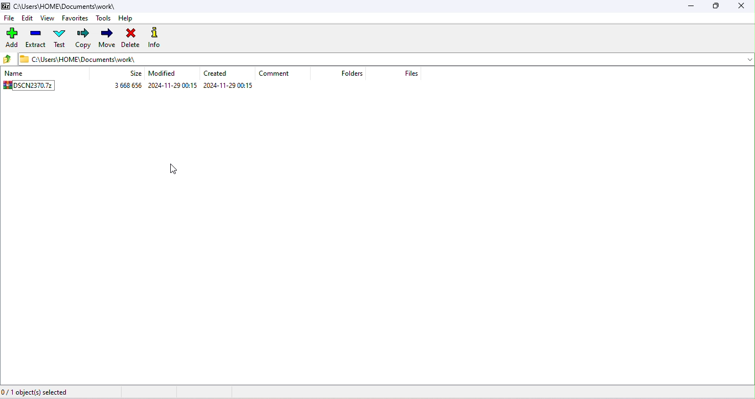  Describe the element at coordinates (84, 38) in the screenshot. I see `copy` at that location.